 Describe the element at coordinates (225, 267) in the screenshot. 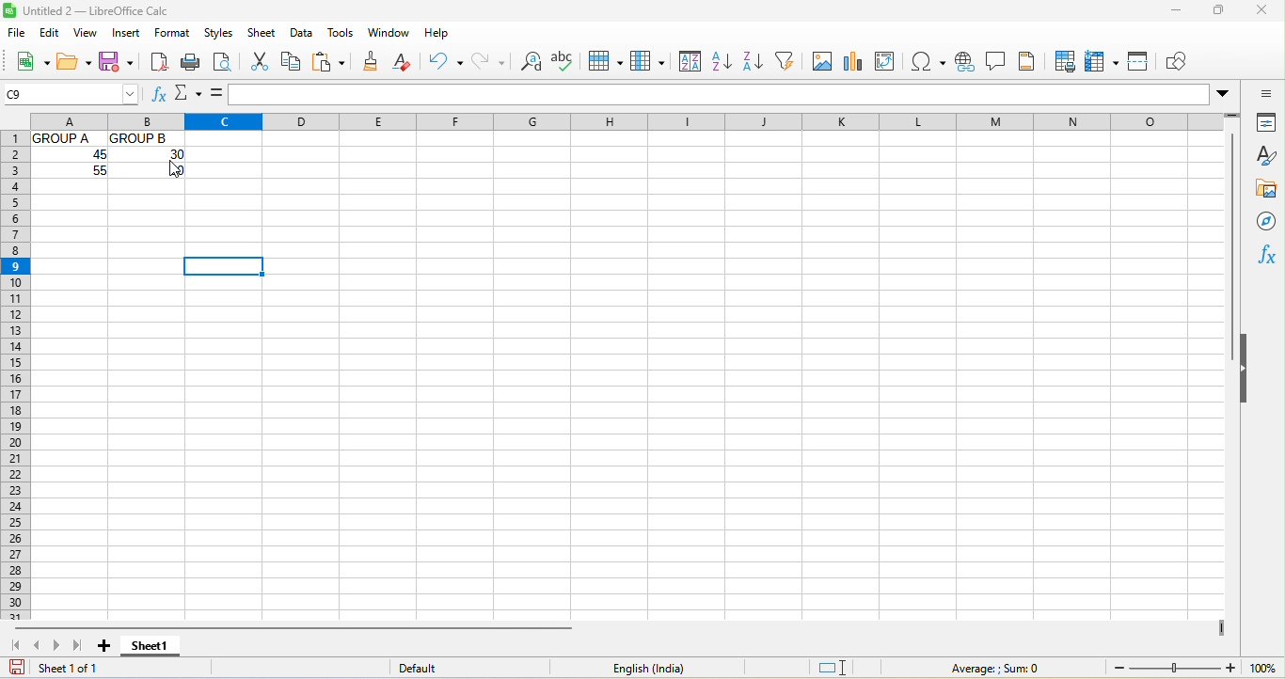

I see `selected cell` at that location.